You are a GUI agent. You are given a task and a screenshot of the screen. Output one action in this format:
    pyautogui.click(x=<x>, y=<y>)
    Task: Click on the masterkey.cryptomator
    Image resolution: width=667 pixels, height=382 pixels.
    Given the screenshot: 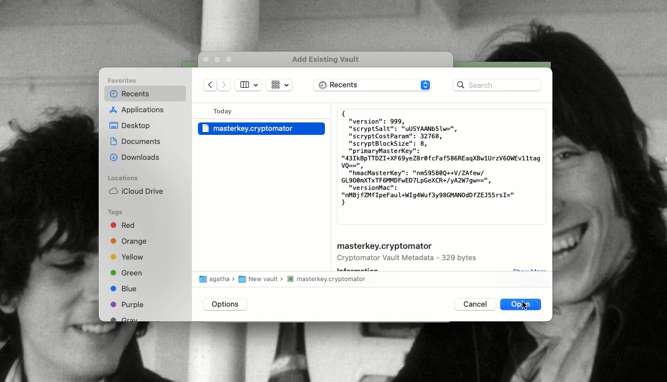 What is the action you would take?
    pyautogui.click(x=385, y=247)
    